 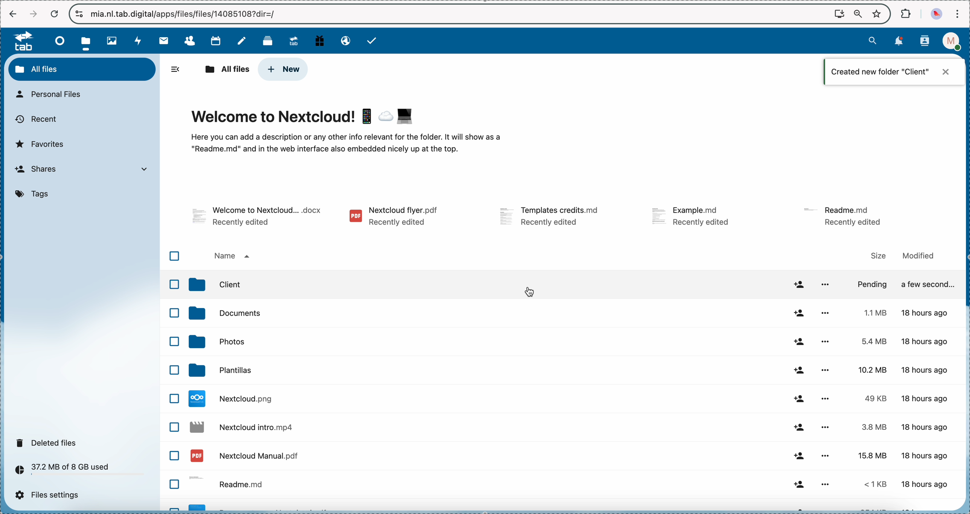 I want to click on dashboard, so click(x=58, y=41).